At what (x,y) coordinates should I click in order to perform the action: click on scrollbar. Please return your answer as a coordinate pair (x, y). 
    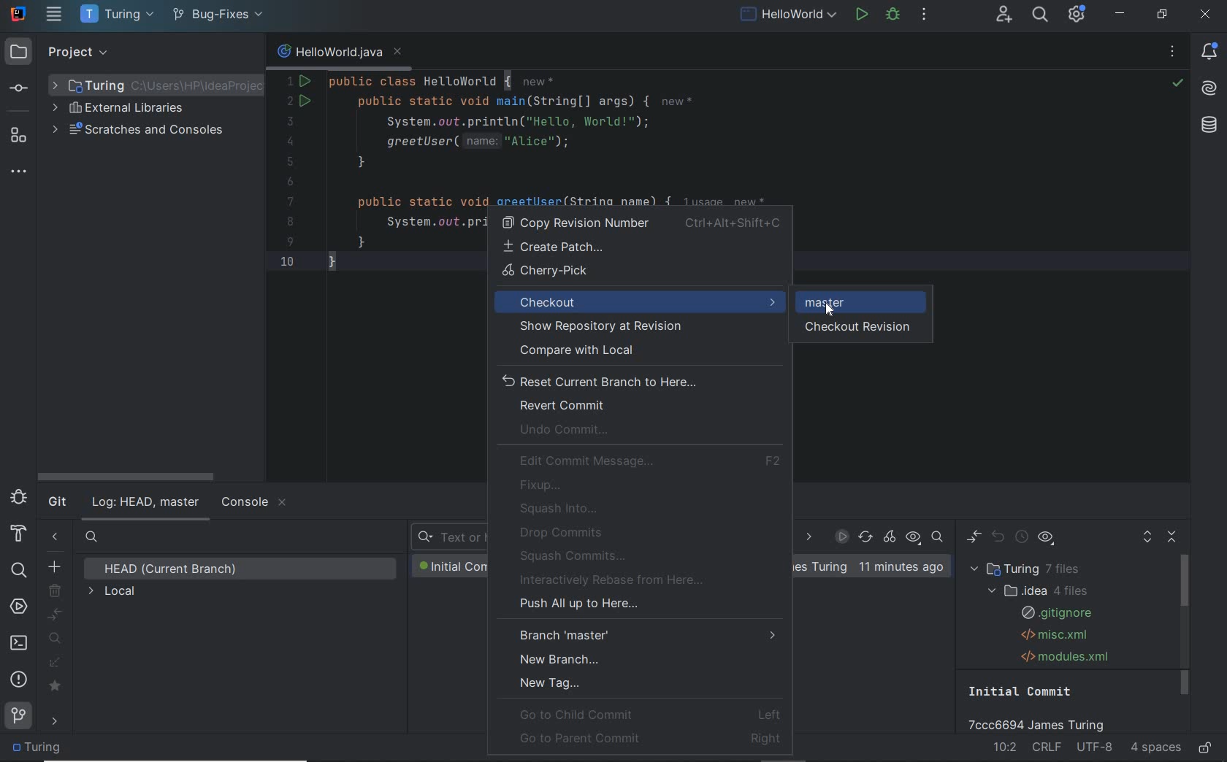
    Looking at the image, I should click on (123, 477).